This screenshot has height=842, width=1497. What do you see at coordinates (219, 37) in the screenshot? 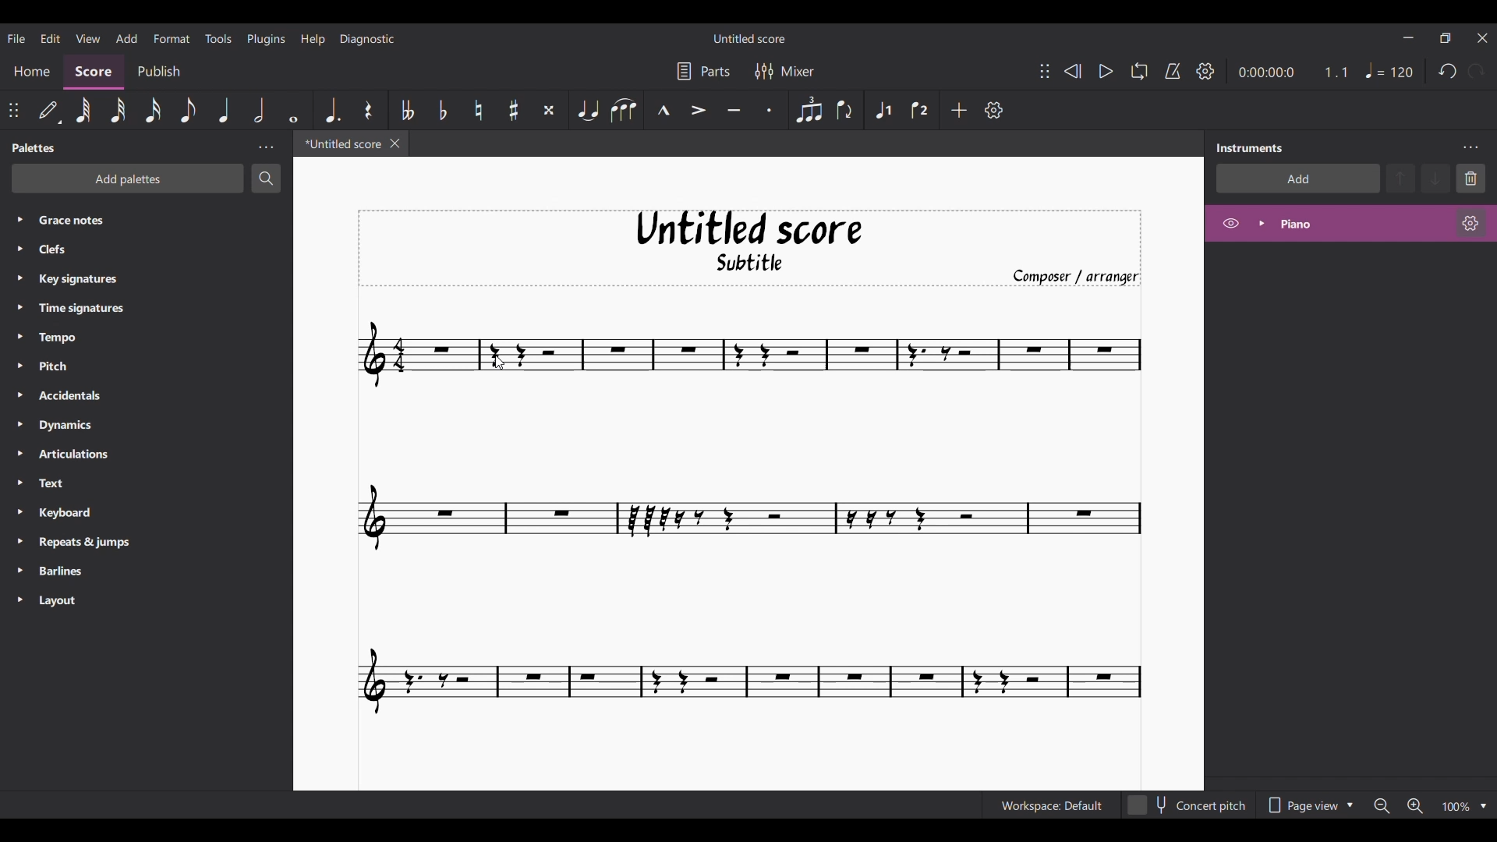
I see `Tools menu` at bounding box center [219, 37].